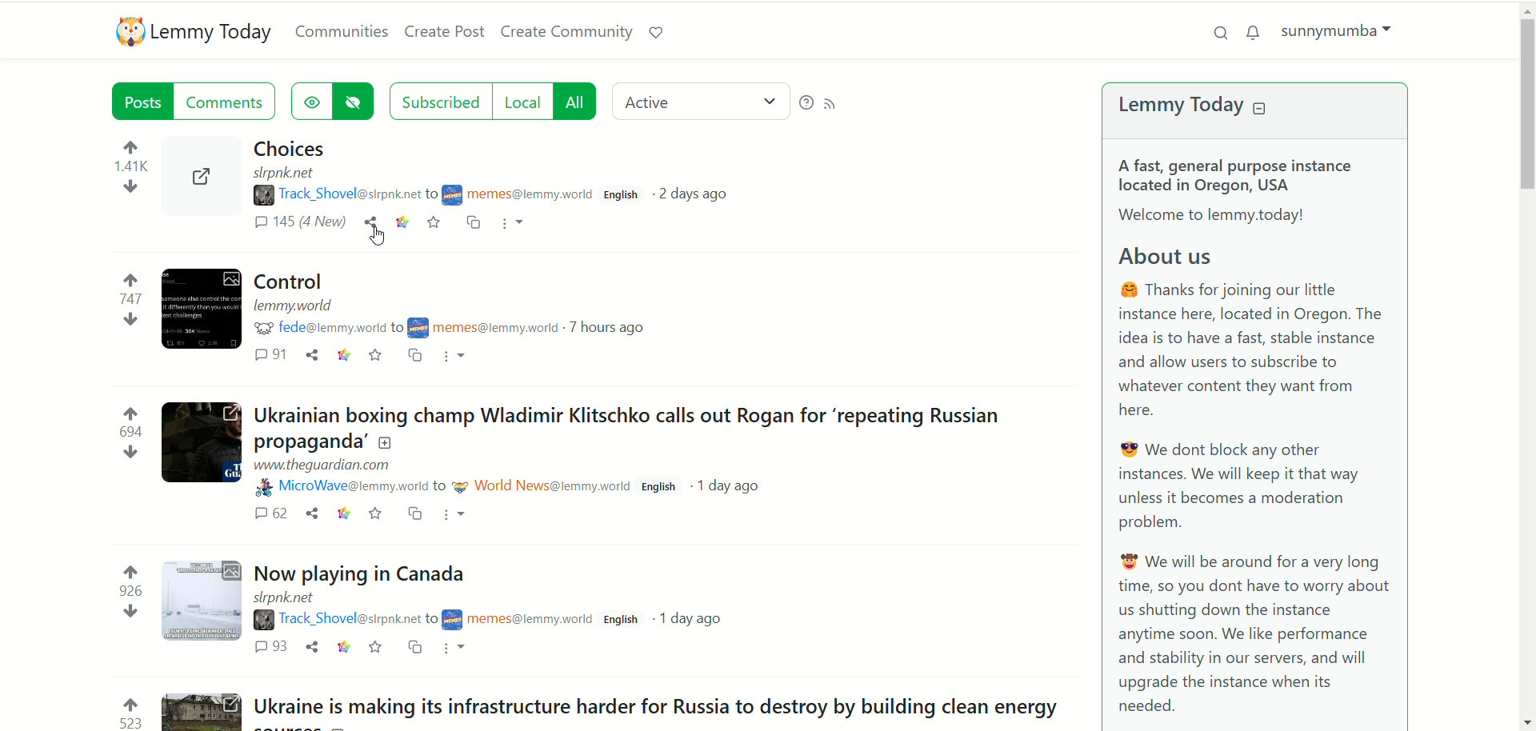  Describe the element at coordinates (453, 649) in the screenshot. I see `more` at that location.